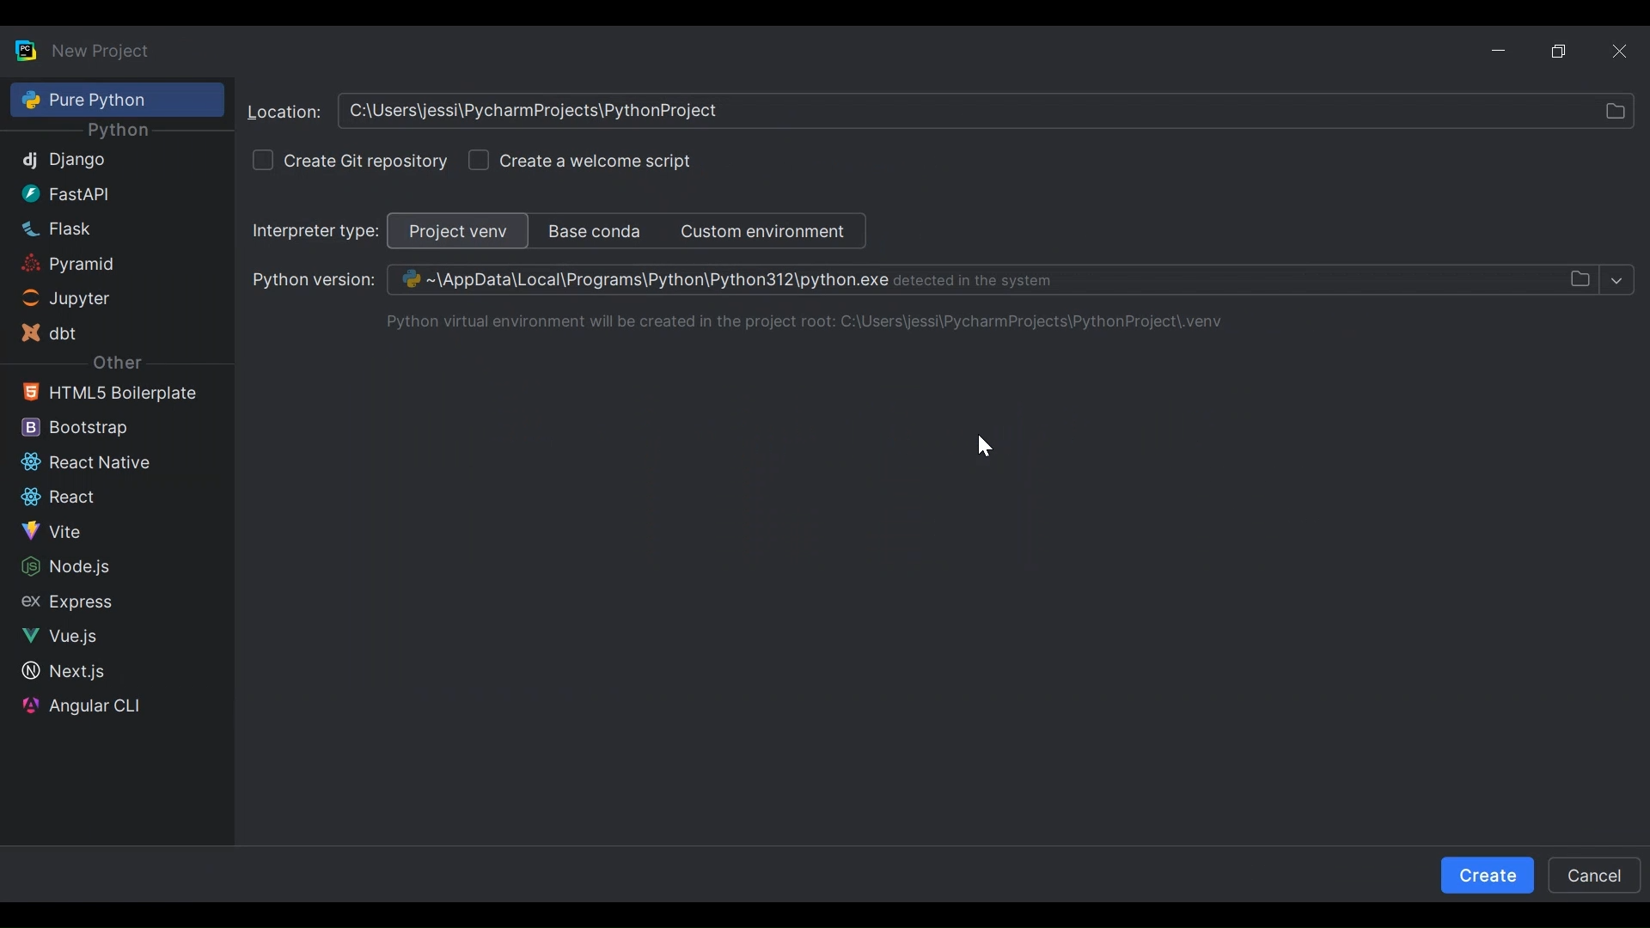 The image size is (1650, 928). I want to click on Flask, so click(107, 230).